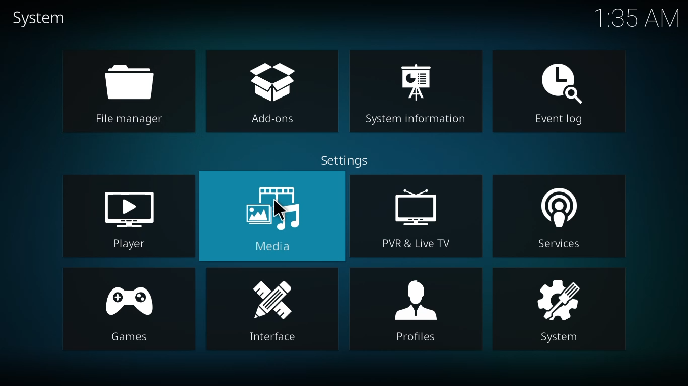  What do you see at coordinates (129, 310) in the screenshot?
I see `games` at bounding box center [129, 310].